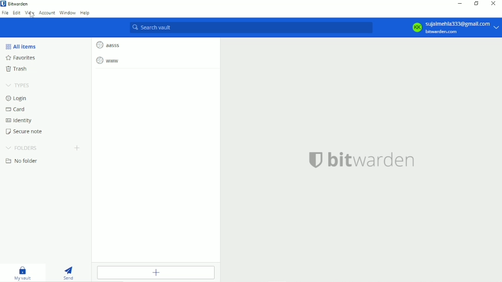 This screenshot has height=282, width=502. I want to click on Favorites, so click(22, 58).